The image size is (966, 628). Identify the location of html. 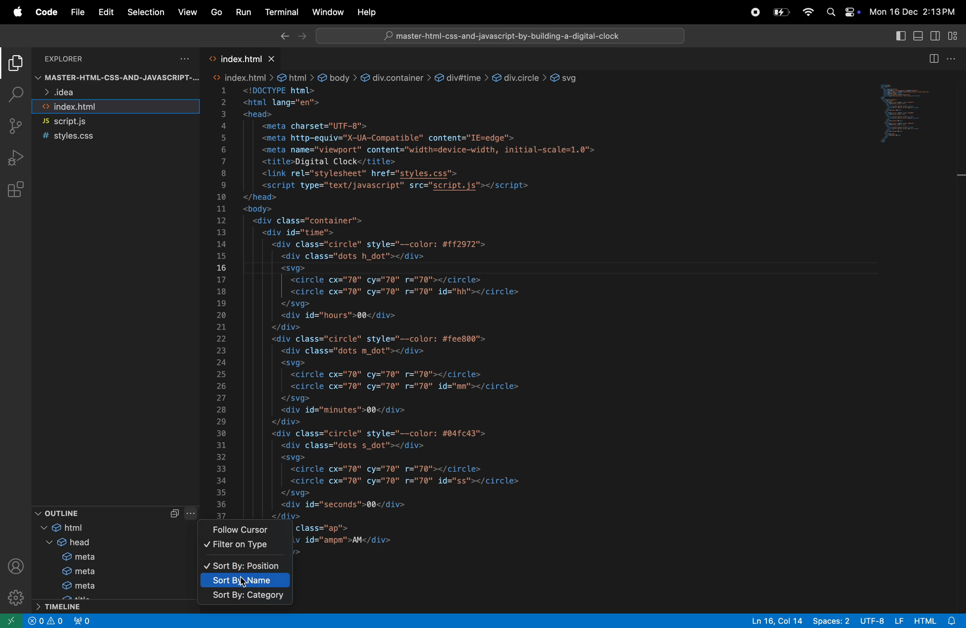
(295, 77).